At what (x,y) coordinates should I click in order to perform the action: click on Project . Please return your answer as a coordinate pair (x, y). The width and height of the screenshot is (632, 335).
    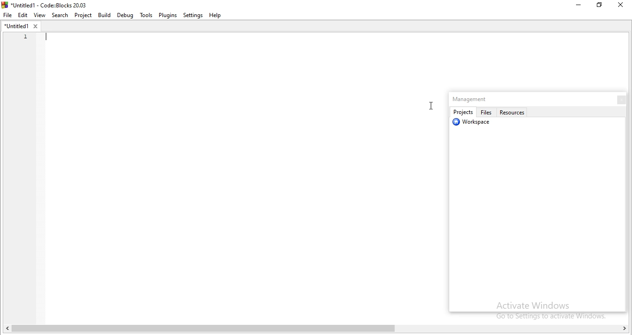
    Looking at the image, I should click on (84, 16).